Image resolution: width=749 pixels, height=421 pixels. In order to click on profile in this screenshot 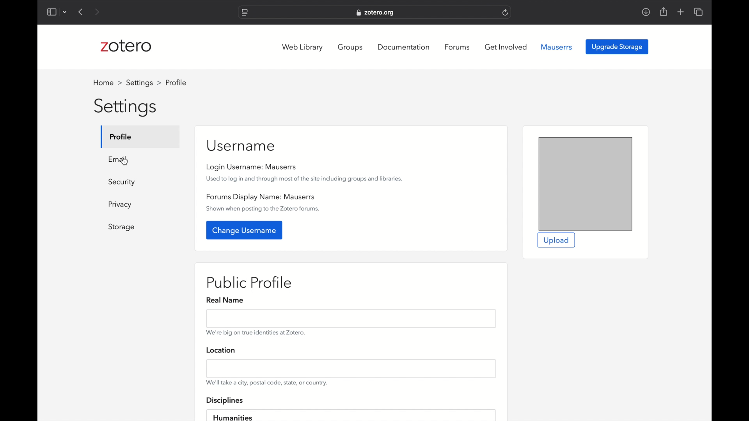, I will do `click(121, 136)`.